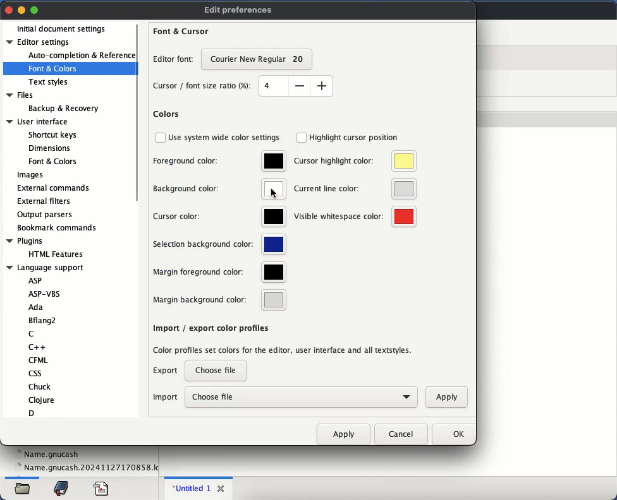 Image resolution: width=617 pixels, height=500 pixels. What do you see at coordinates (52, 162) in the screenshot?
I see `Font & Colors` at bounding box center [52, 162].